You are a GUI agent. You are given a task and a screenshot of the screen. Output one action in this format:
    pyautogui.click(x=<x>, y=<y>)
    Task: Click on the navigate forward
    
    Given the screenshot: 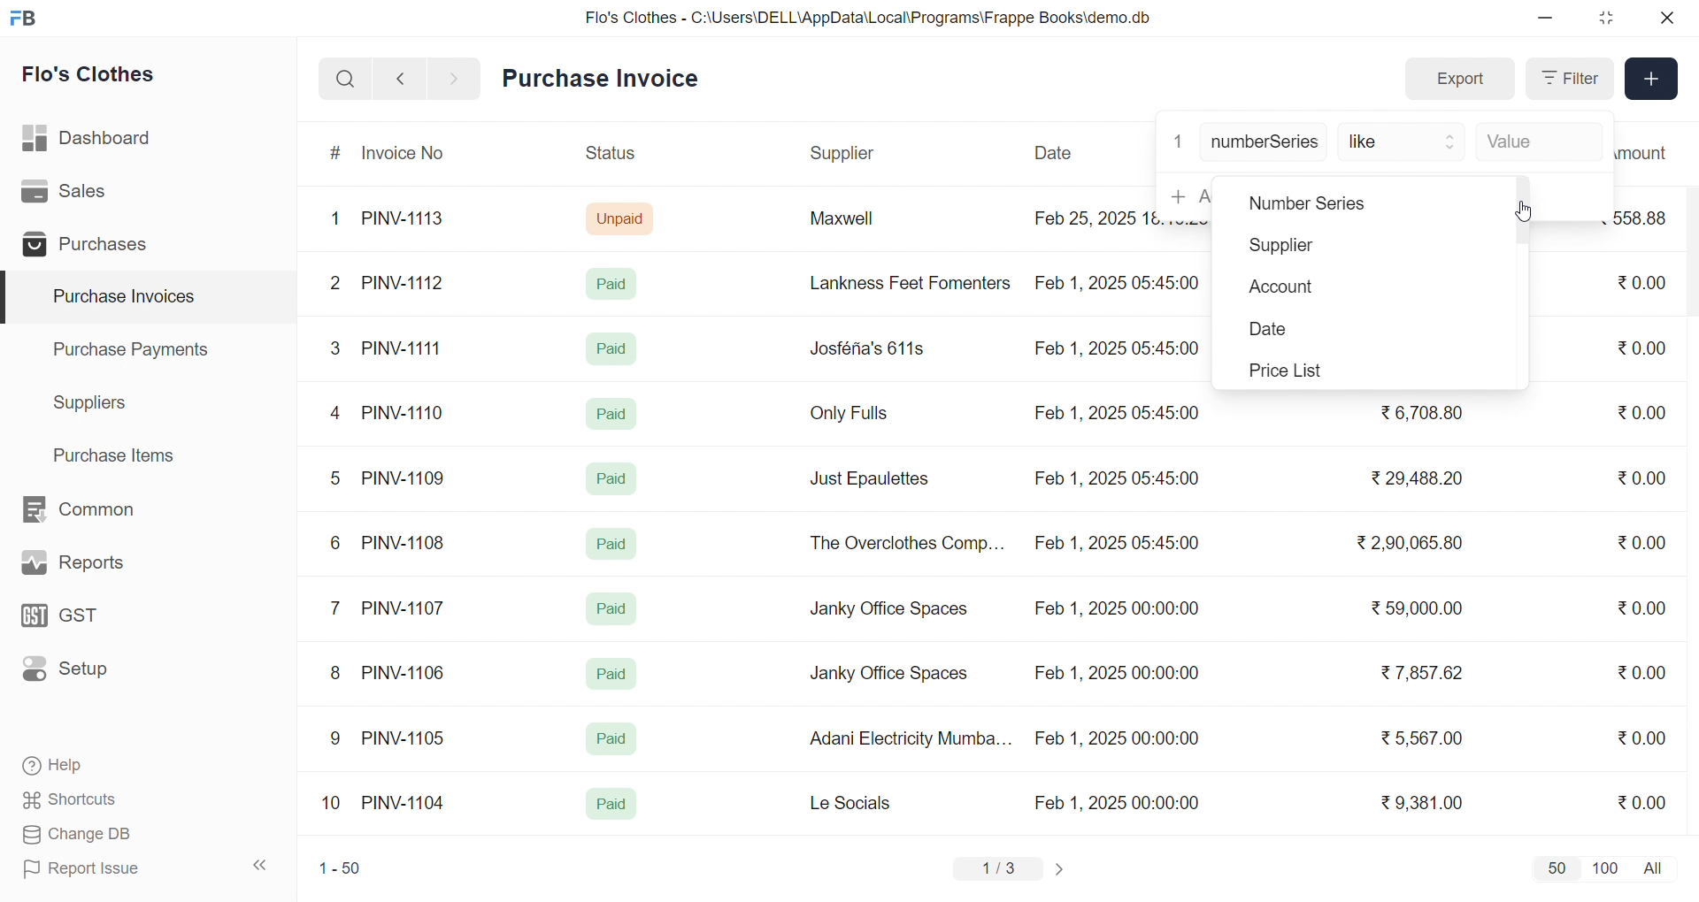 What is the action you would take?
    pyautogui.click(x=456, y=77)
    